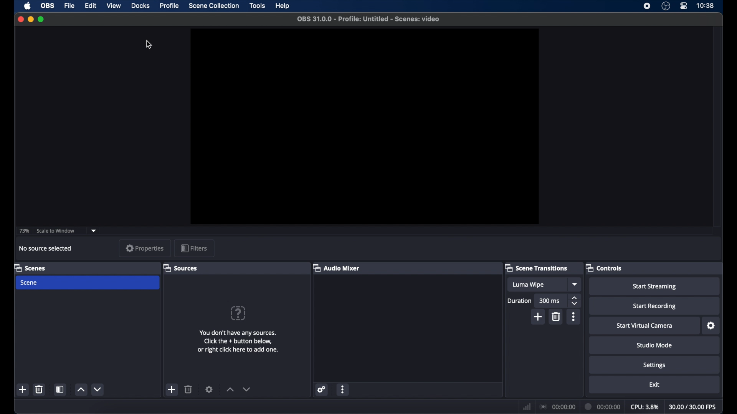 The height and width of the screenshot is (414, 737). I want to click on network, so click(527, 406).